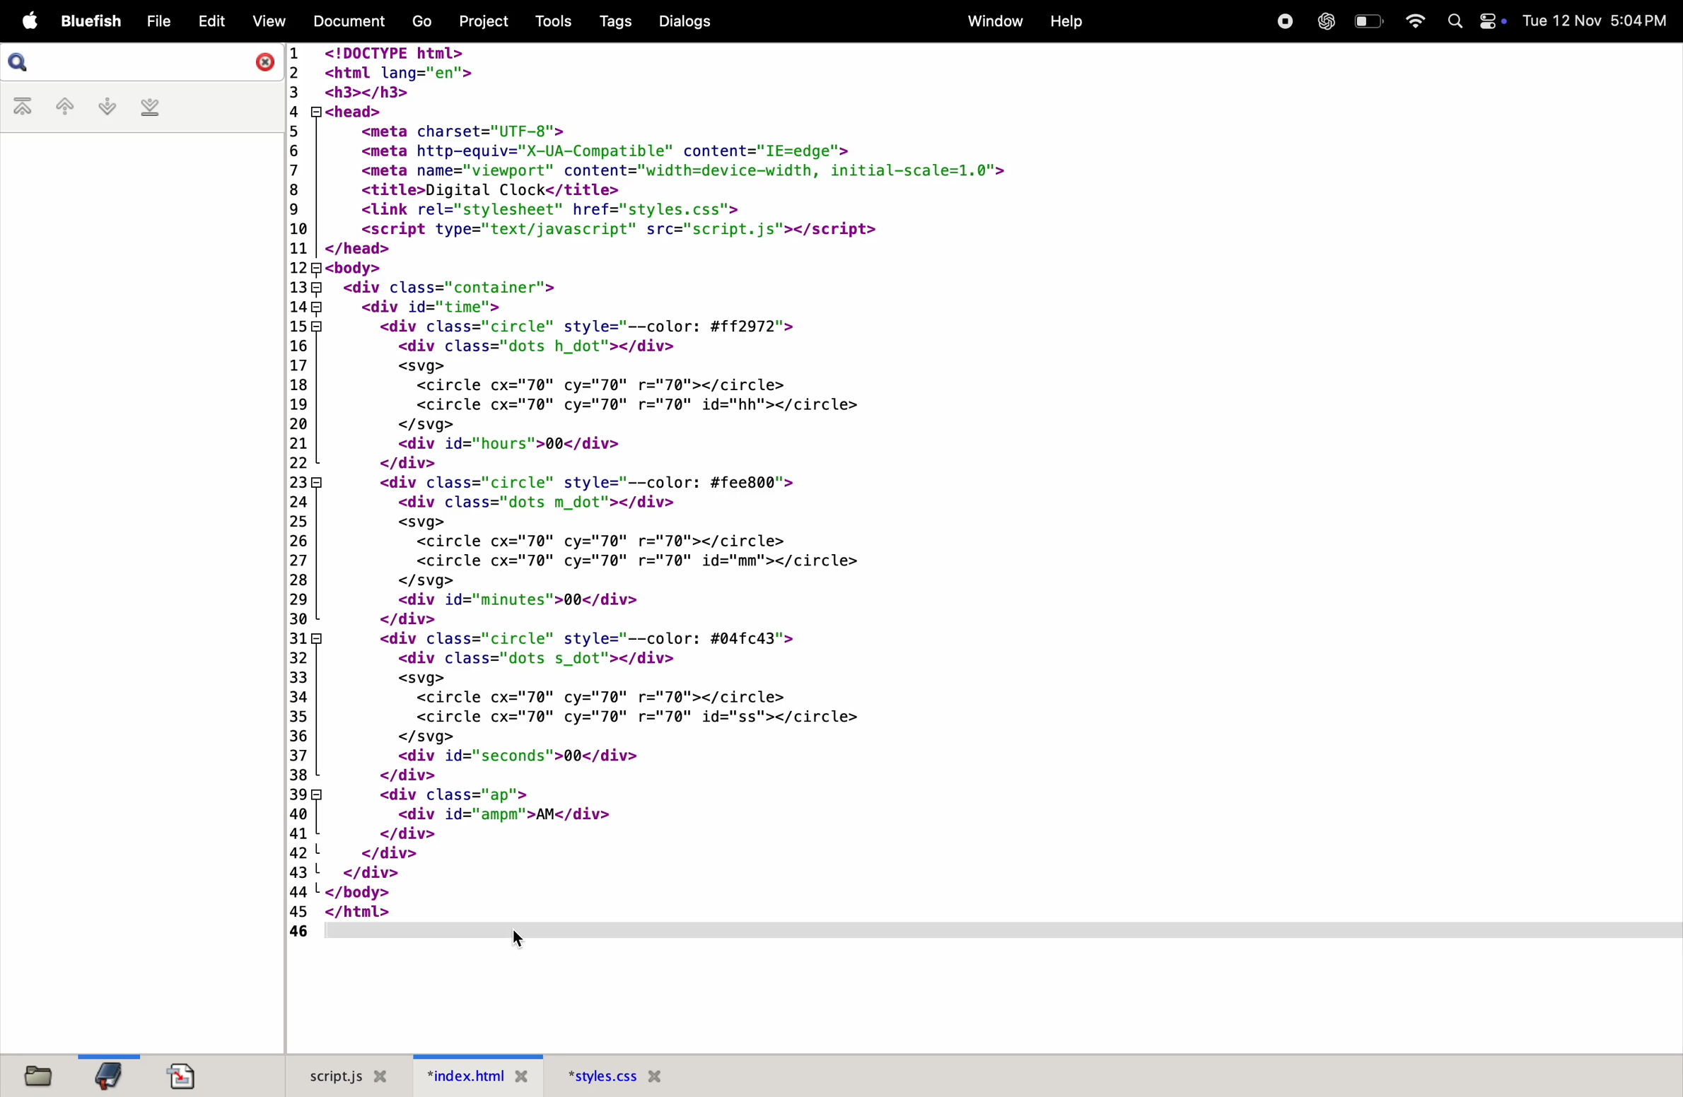 This screenshot has width=1683, height=1097. Describe the element at coordinates (29, 22) in the screenshot. I see `apple menu` at that location.